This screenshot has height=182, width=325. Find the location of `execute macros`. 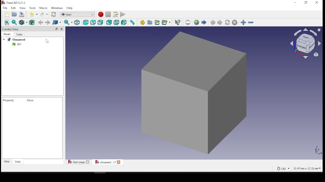

execute macros is located at coordinates (122, 15).